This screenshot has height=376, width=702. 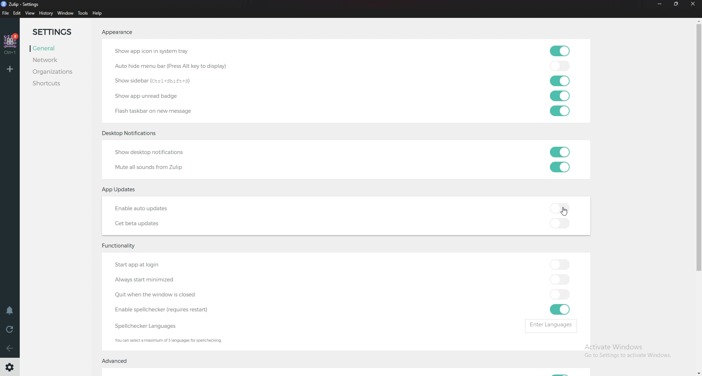 What do you see at coordinates (559, 293) in the screenshot?
I see `toggle` at bounding box center [559, 293].